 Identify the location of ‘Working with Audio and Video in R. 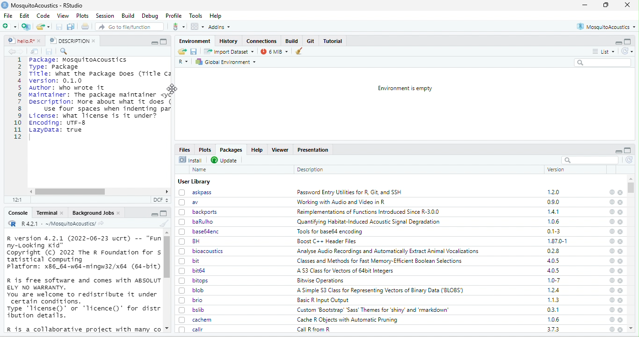
(342, 201).